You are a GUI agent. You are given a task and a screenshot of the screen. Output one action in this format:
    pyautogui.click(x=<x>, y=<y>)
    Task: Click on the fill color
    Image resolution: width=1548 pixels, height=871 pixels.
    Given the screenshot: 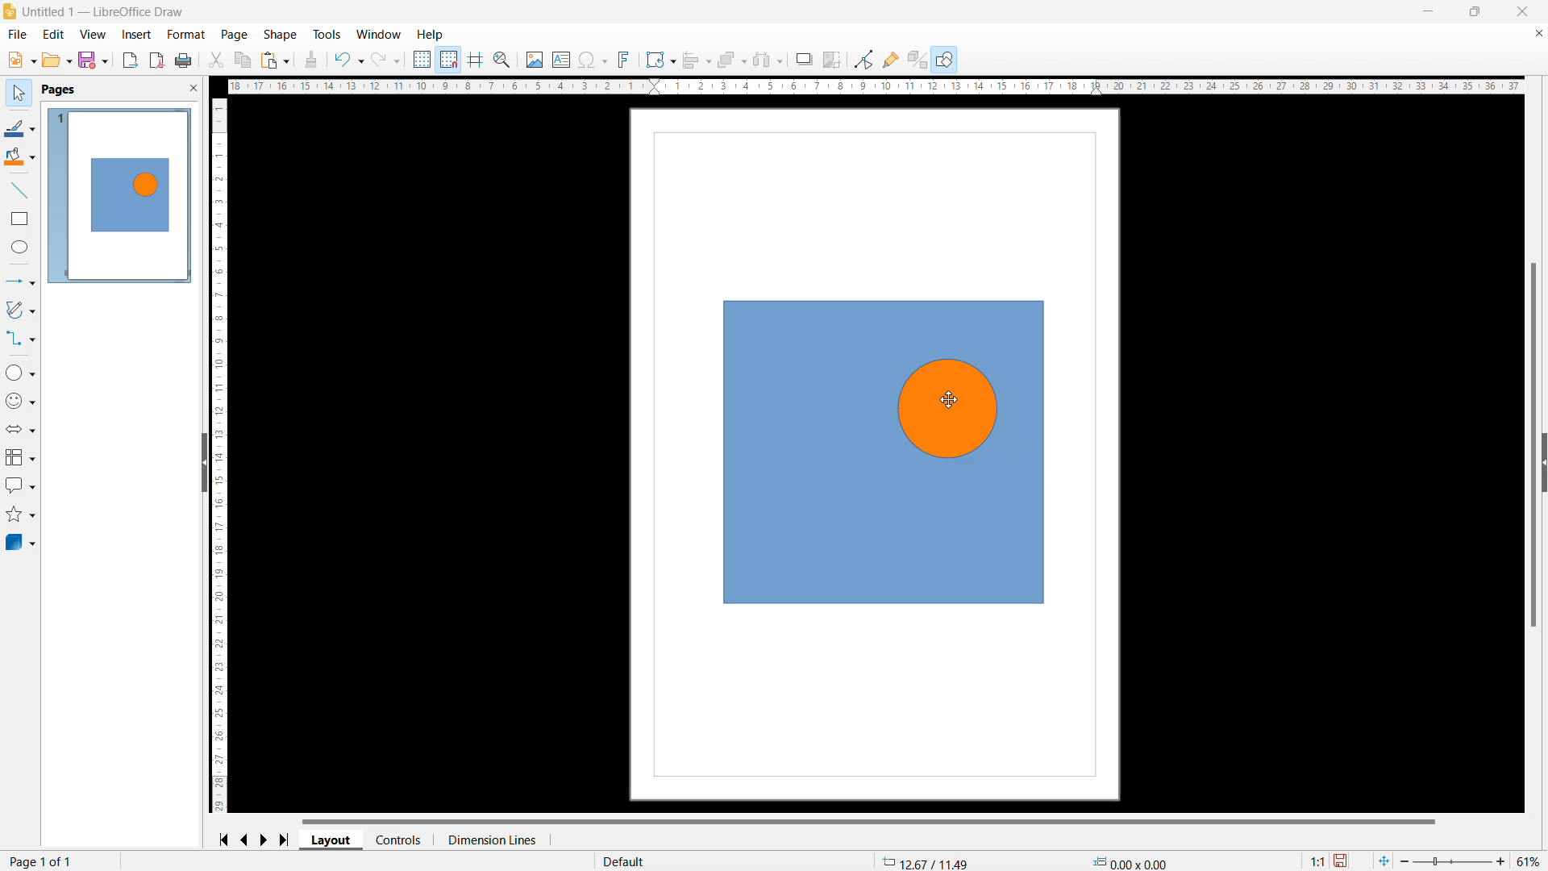 What is the action you would take?
    pyautogui.click(x=20, y=156)
    